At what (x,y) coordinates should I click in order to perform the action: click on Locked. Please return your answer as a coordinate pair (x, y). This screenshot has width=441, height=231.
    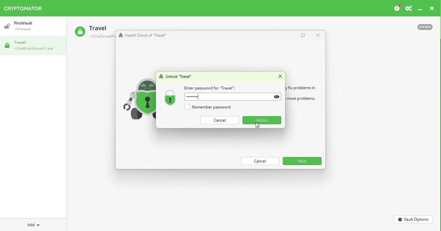
    Looking at the image, I should click on (425, 27).